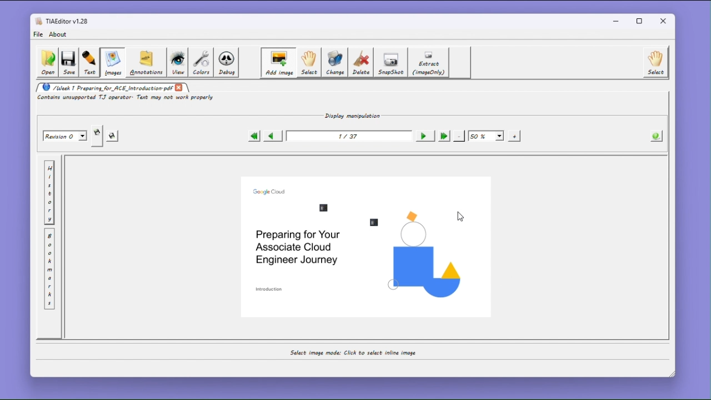 The image size is (711, 400). What do you see at coordinates (104, 87) in the screenshot?
I see `/Week 1 Preparing_for_ACE_Introduction.pdf` at bounding box center [104, 87].